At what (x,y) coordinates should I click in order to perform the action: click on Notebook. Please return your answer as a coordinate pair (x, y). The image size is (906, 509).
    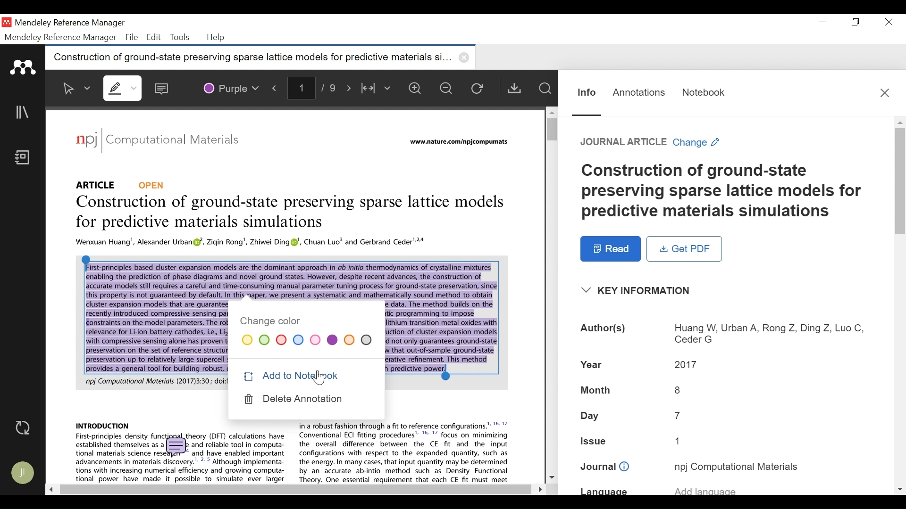
    Looking at the image, I should click on (25, 158).